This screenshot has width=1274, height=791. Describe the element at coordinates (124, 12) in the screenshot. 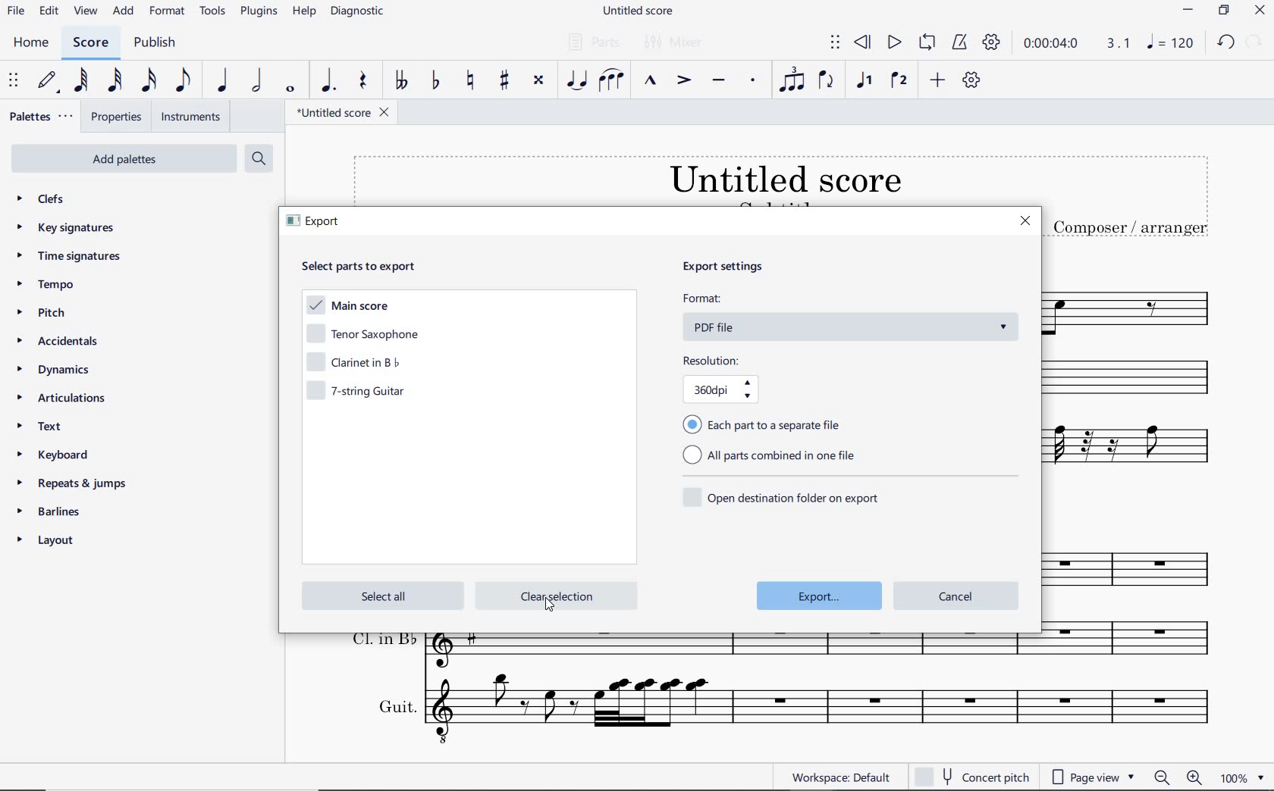

I see `ADD` at that location.